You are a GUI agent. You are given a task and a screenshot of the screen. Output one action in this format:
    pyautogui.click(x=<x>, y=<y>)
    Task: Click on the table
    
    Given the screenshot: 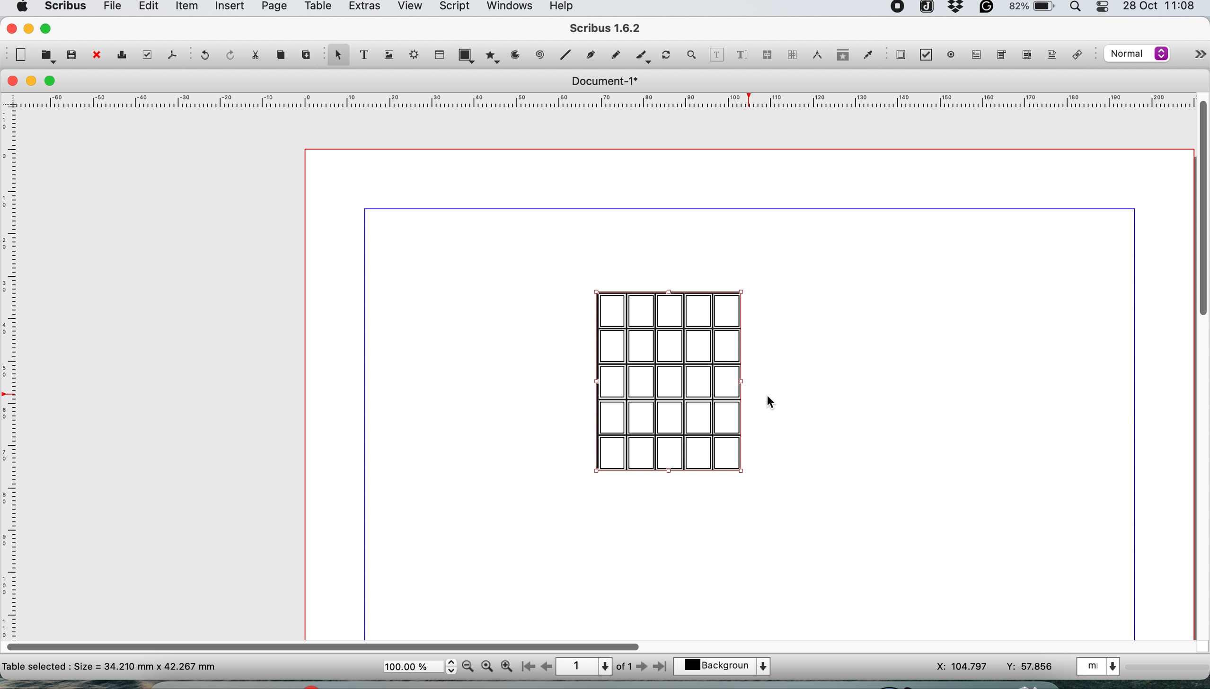 What is the action you would take?
    pyautogui.click(x=438, y=54)
    